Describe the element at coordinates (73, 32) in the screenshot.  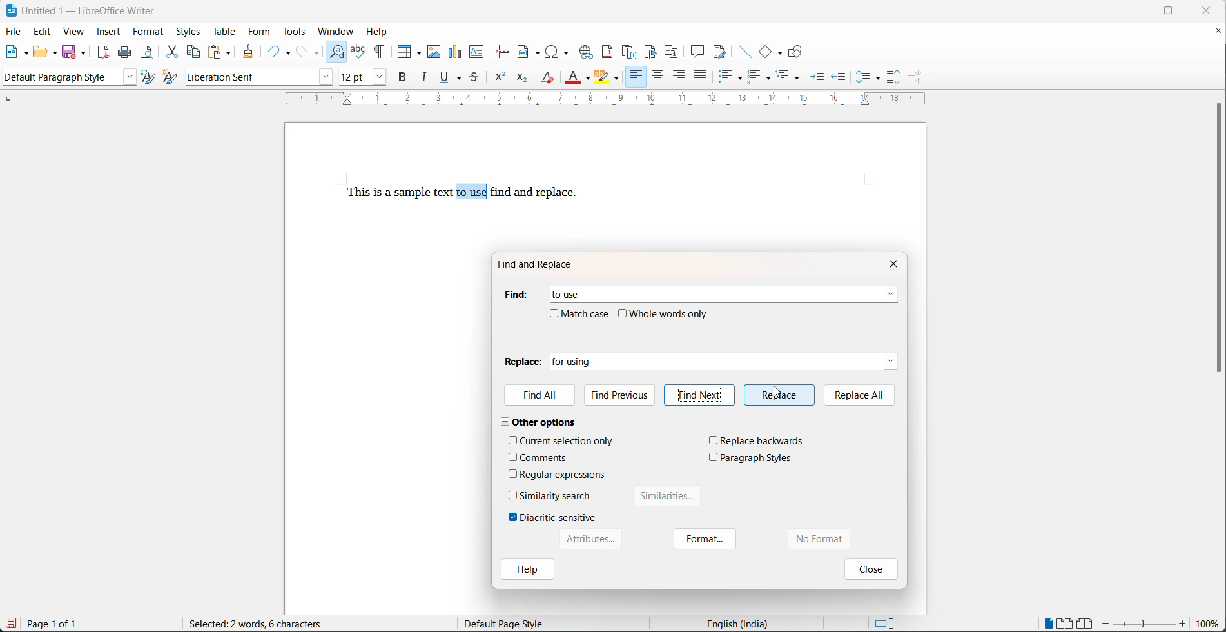
I see `view` at that location.